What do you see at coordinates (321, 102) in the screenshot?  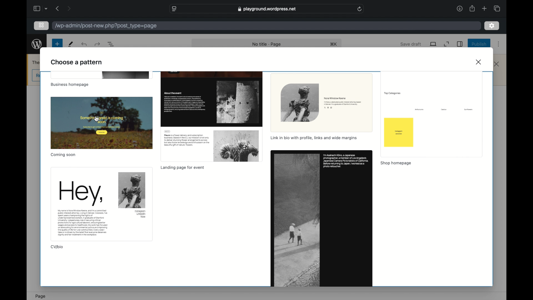 I see `preview` at bounding box center [321, 102].